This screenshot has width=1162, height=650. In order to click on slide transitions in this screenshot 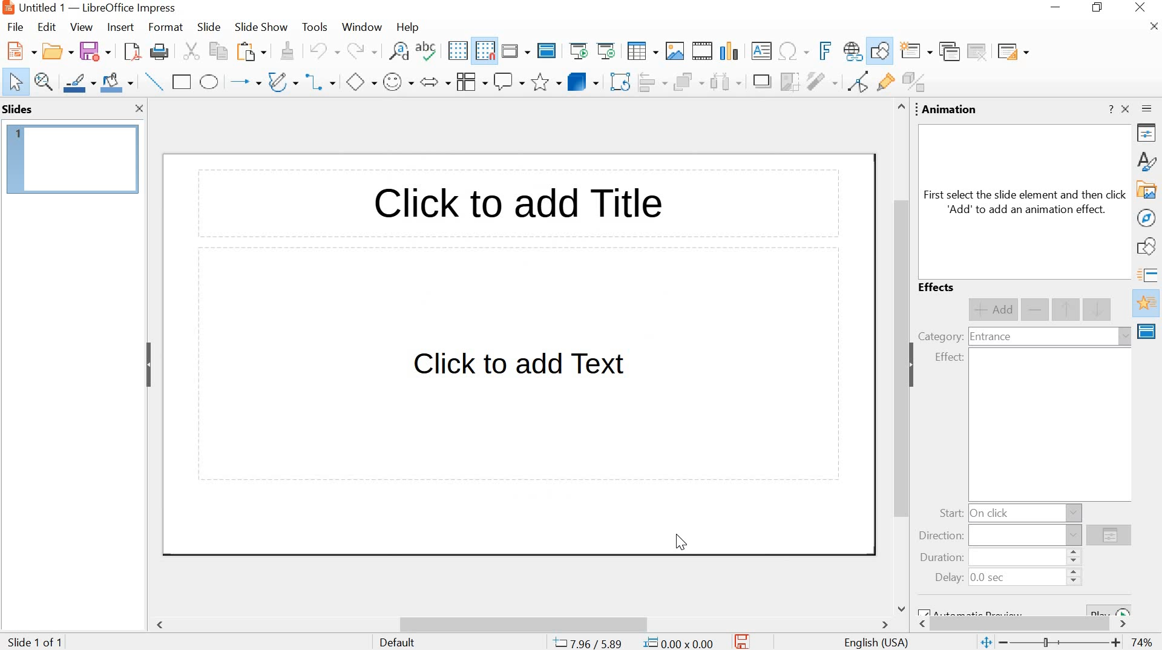, I will do `click(1149, 275)`.